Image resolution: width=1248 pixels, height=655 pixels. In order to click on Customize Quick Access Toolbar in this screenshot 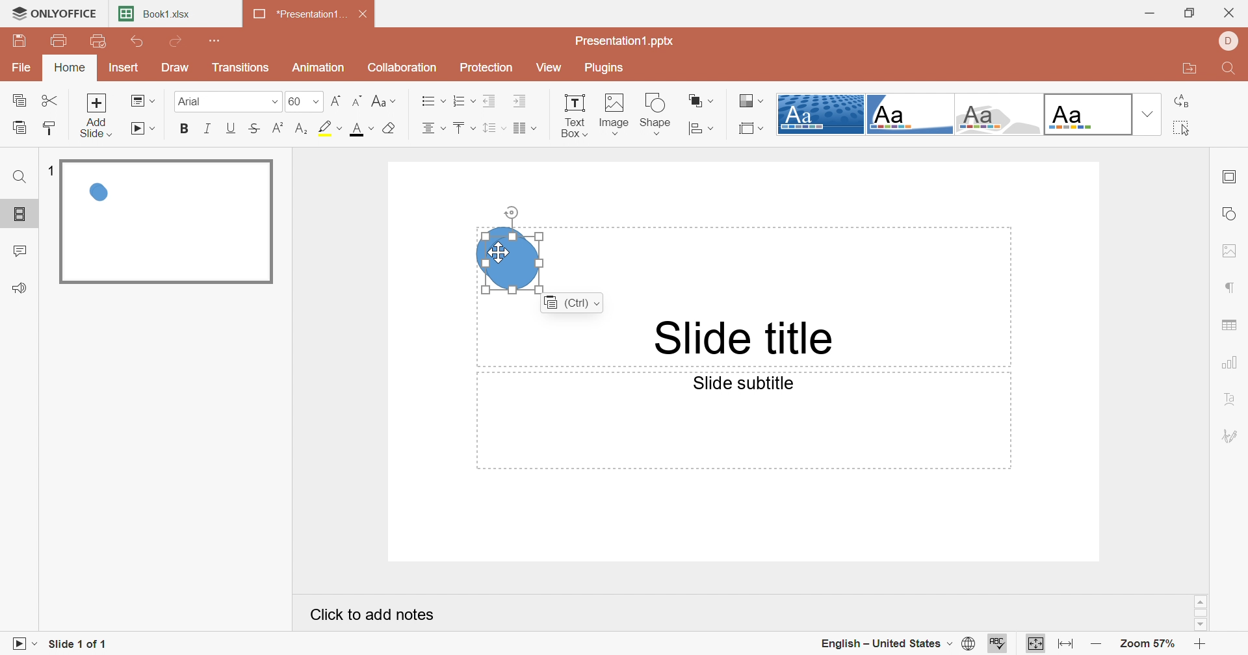, I will do `click(216, 40)`.